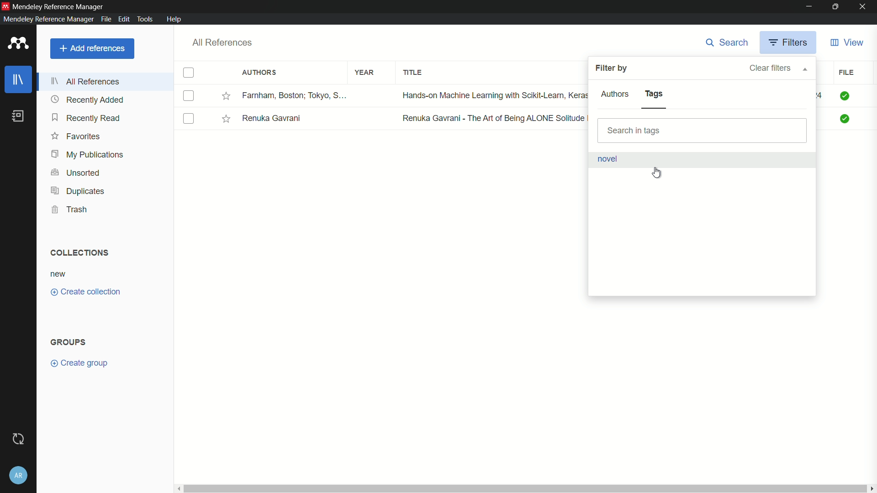 The image size is (877, 493). What do you see at coordinates (87, 118) in the screenshot?
I see `recently read` at bounding box center [87, 118].